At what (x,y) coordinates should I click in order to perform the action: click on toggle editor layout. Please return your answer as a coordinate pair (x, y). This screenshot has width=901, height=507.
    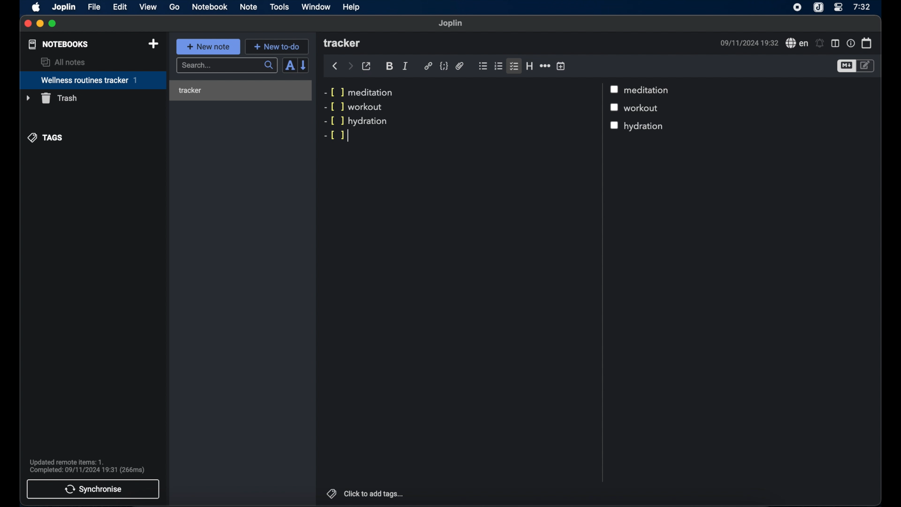
    Looking at the image, I should click on (835, 43).